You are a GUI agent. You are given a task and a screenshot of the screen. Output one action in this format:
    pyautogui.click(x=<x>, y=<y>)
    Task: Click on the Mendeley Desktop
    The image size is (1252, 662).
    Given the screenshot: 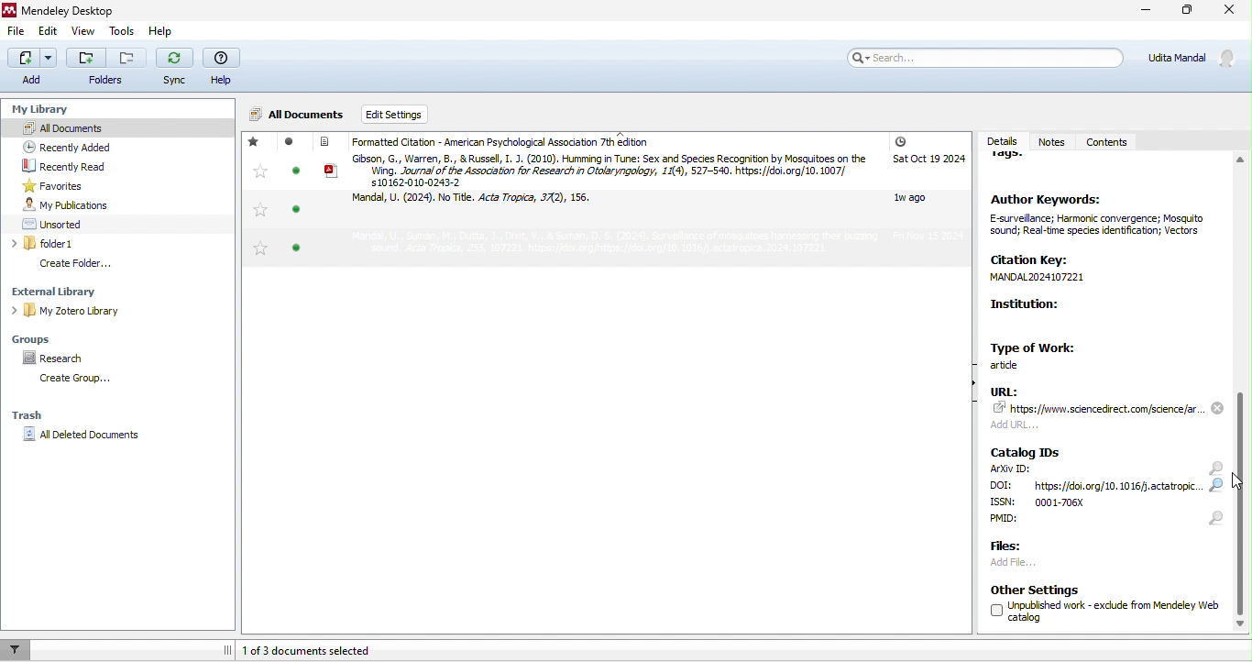 What is the action you would take?
    pyautogui.click(x=62, y=11)
    